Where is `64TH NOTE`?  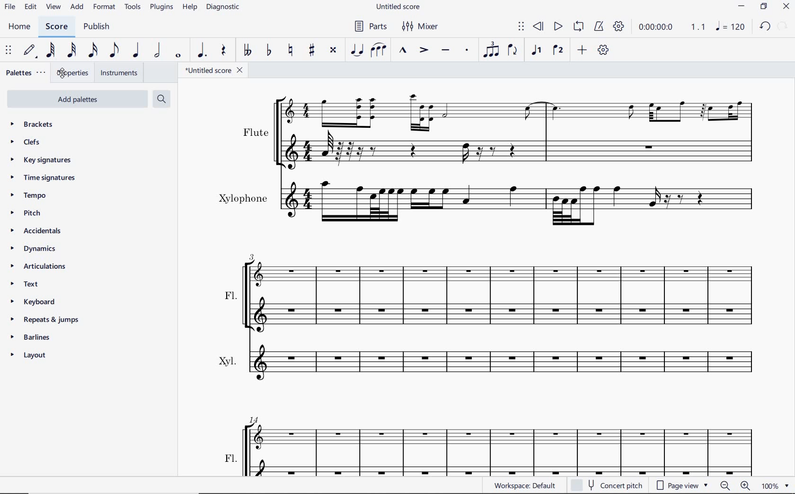 64TH NOTE is located at coordinates (51, 51).